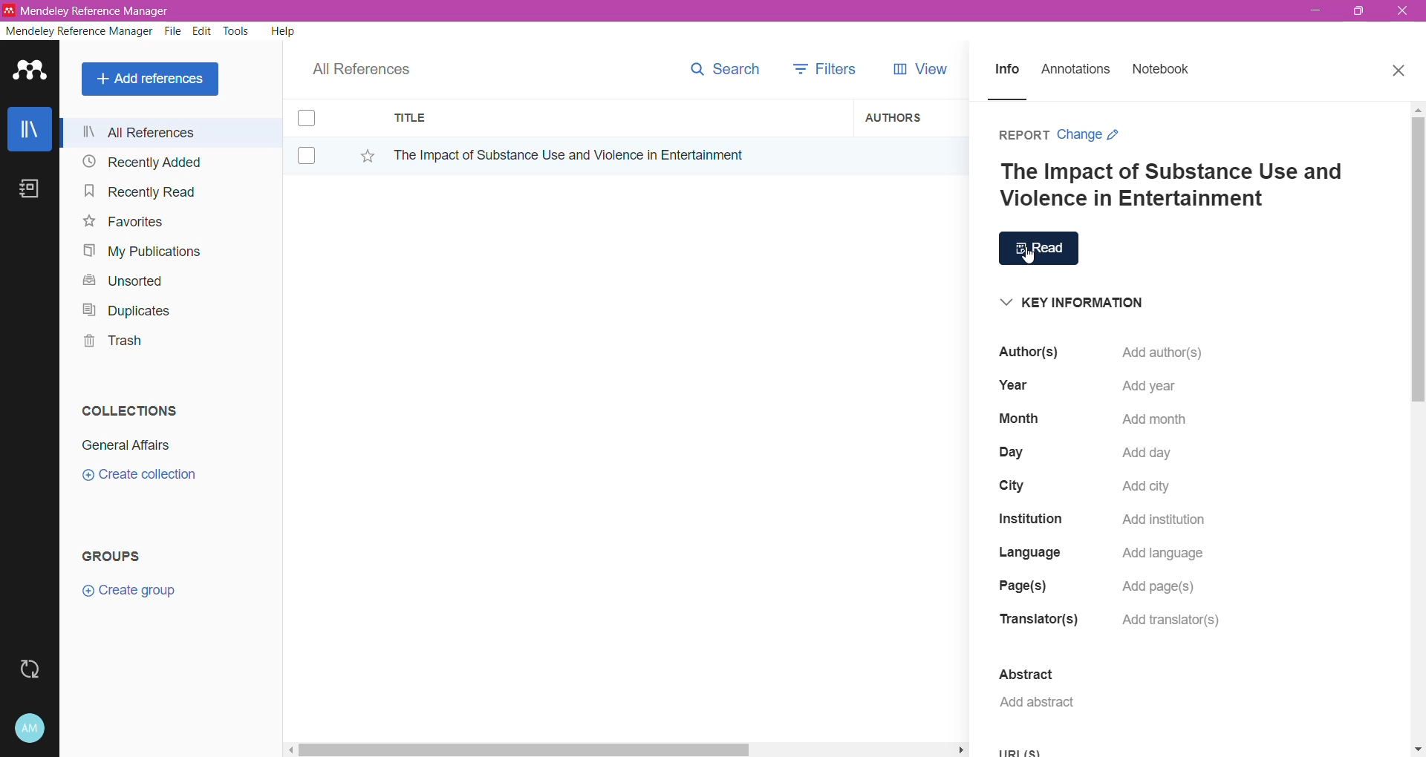 The width and height of the screenshot is (1426, 757). Describe the element at coordinates (1041, 617) in the screenshot. I see `Translator(s)` at that location.